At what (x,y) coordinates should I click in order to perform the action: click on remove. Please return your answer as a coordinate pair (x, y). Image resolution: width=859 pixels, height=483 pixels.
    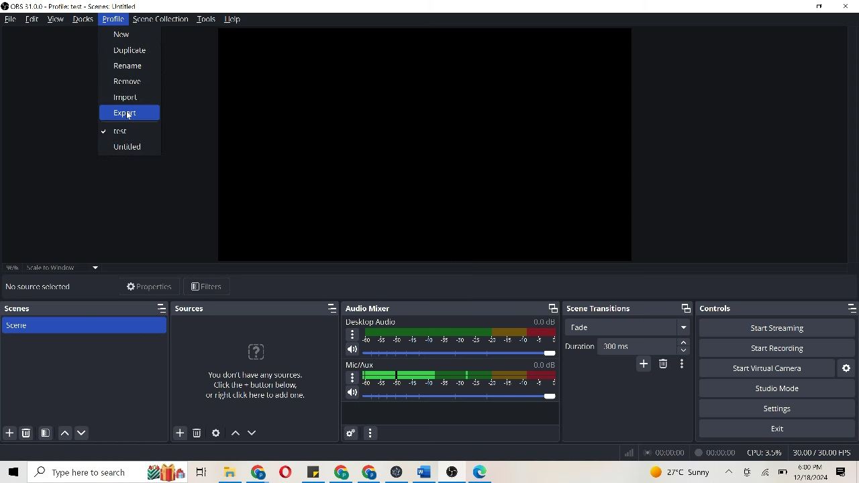
    Looking at the image, I should click on (666, 366).